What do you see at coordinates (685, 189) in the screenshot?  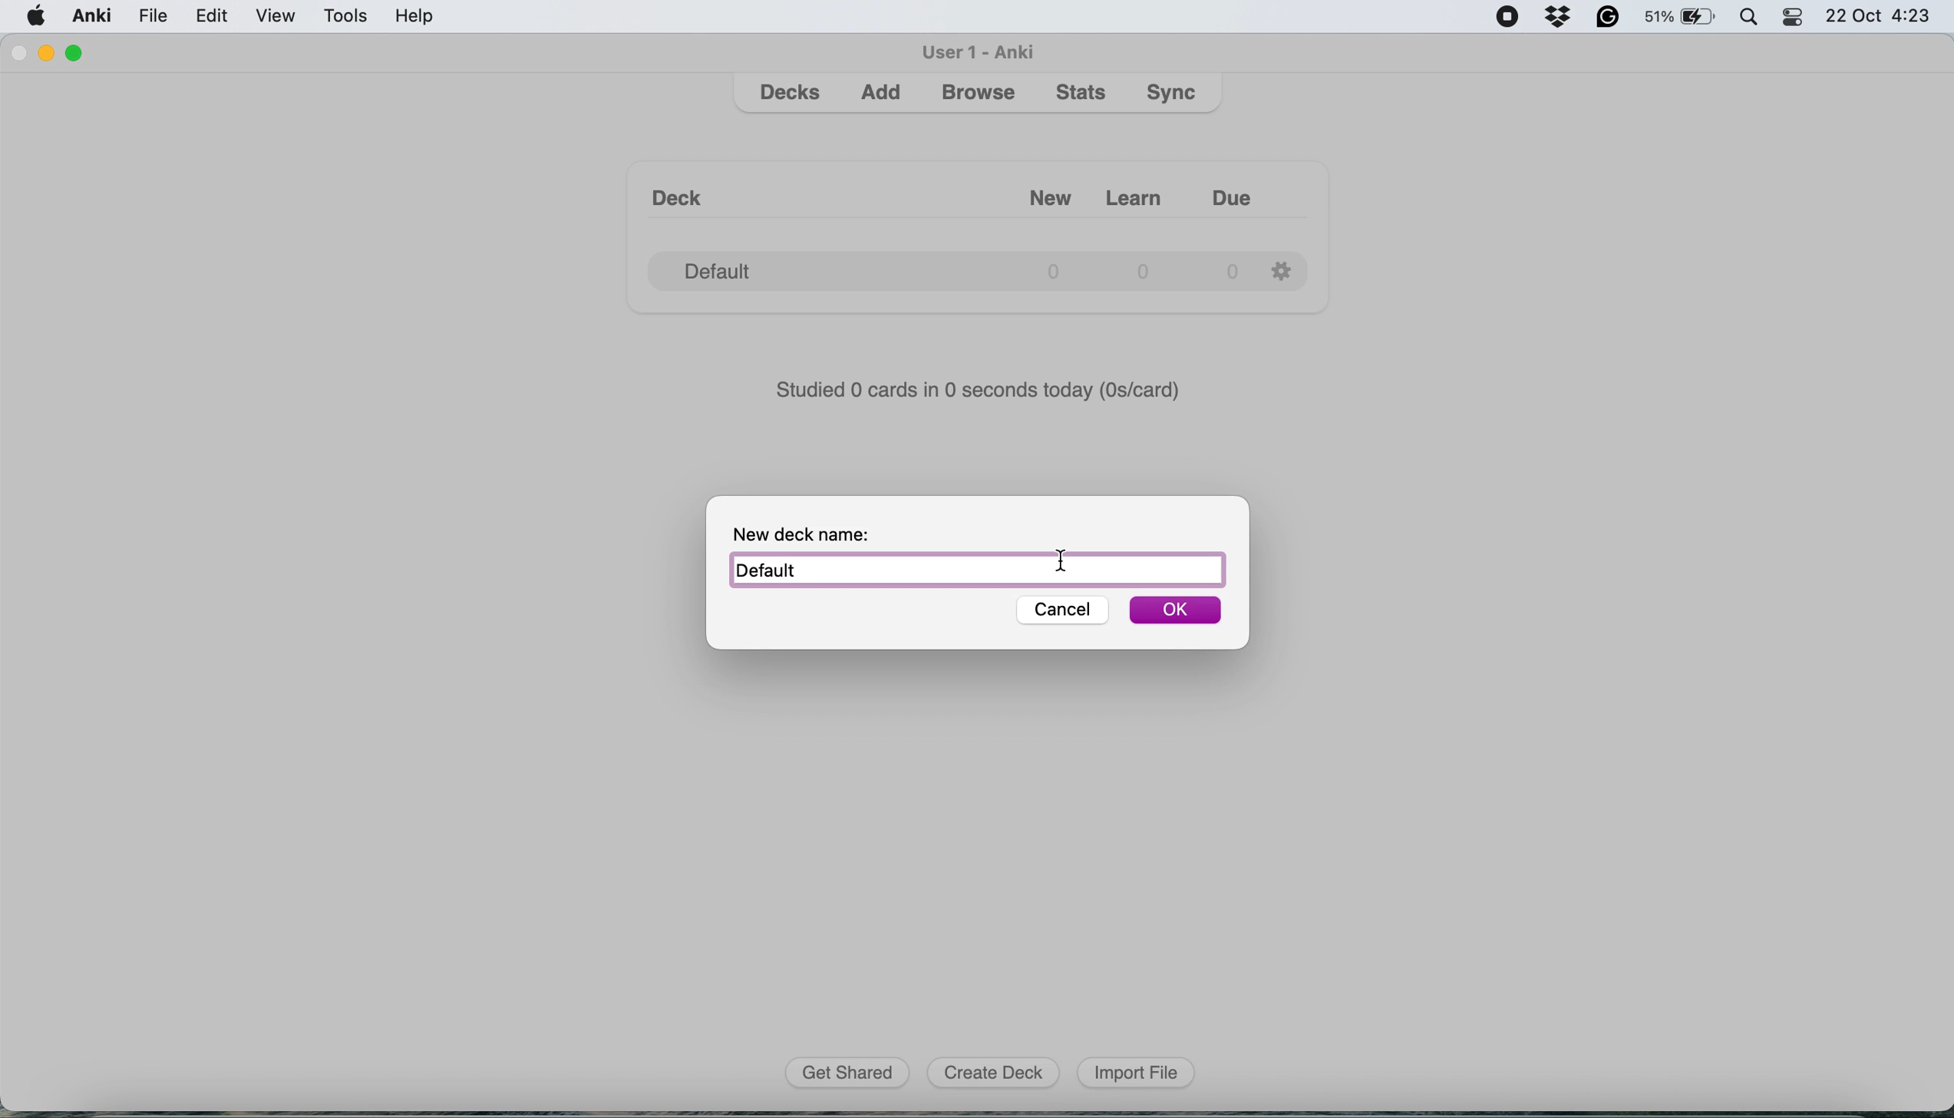 I see `Deck` at bounding box center [685, 189].